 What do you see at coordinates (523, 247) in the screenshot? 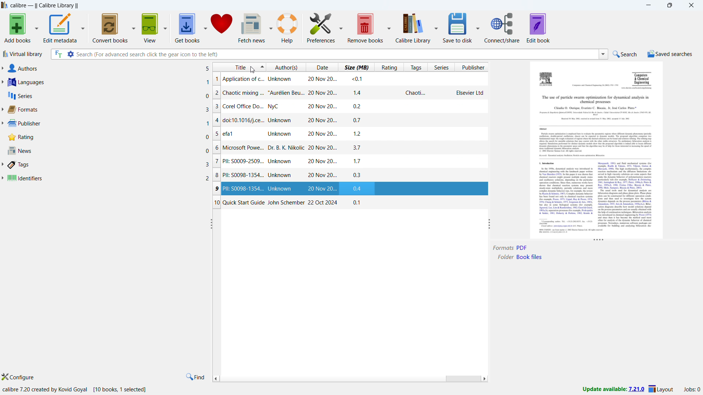
I see `PDF` at bounding box center [523, 247].